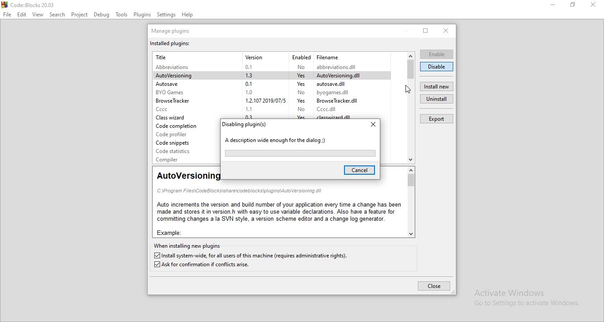 This screenshot has width=604, height=322. I want to click on Vertical Scroll bar, so click(410, 69).